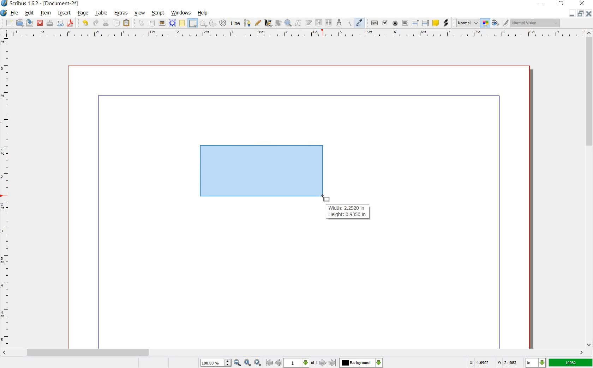 The image size is (593, 368). Describe the element at coordinates (339, 23) in the screenshot. I see `MEASUREMENTS` at that location.